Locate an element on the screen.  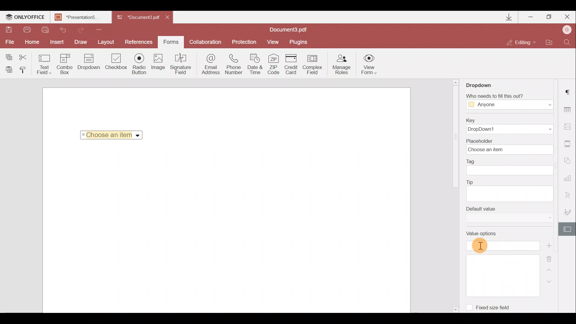
Undo is located at coordinates (61, 29).